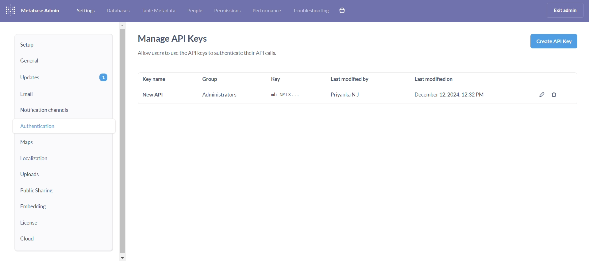  Describe the element at coordinates (216, 89) in the screenshot. I see `group` at that location.